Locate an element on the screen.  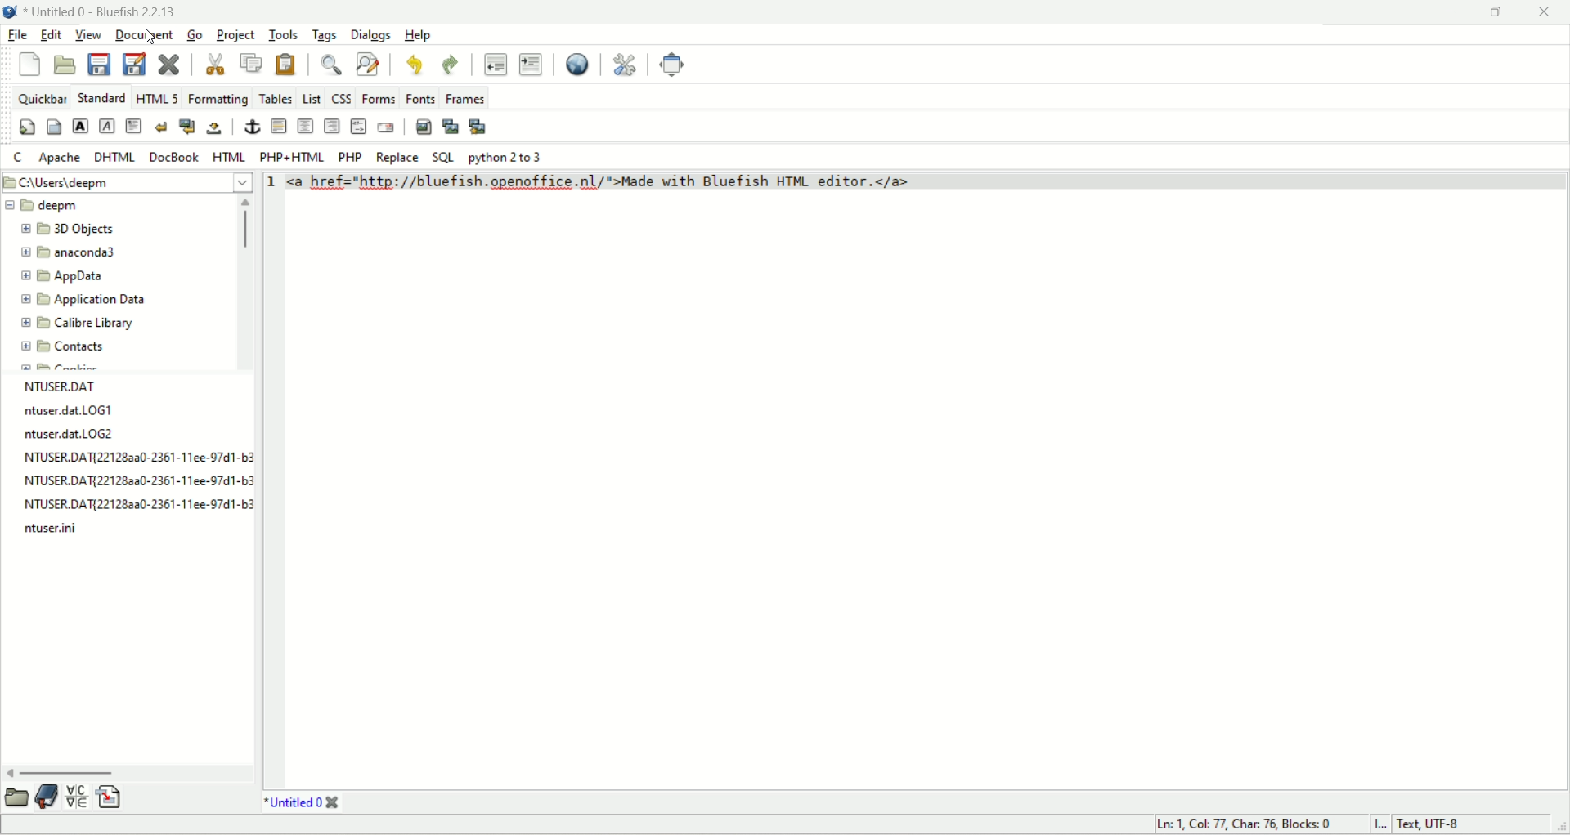
open is located at coordinates (18, 796).